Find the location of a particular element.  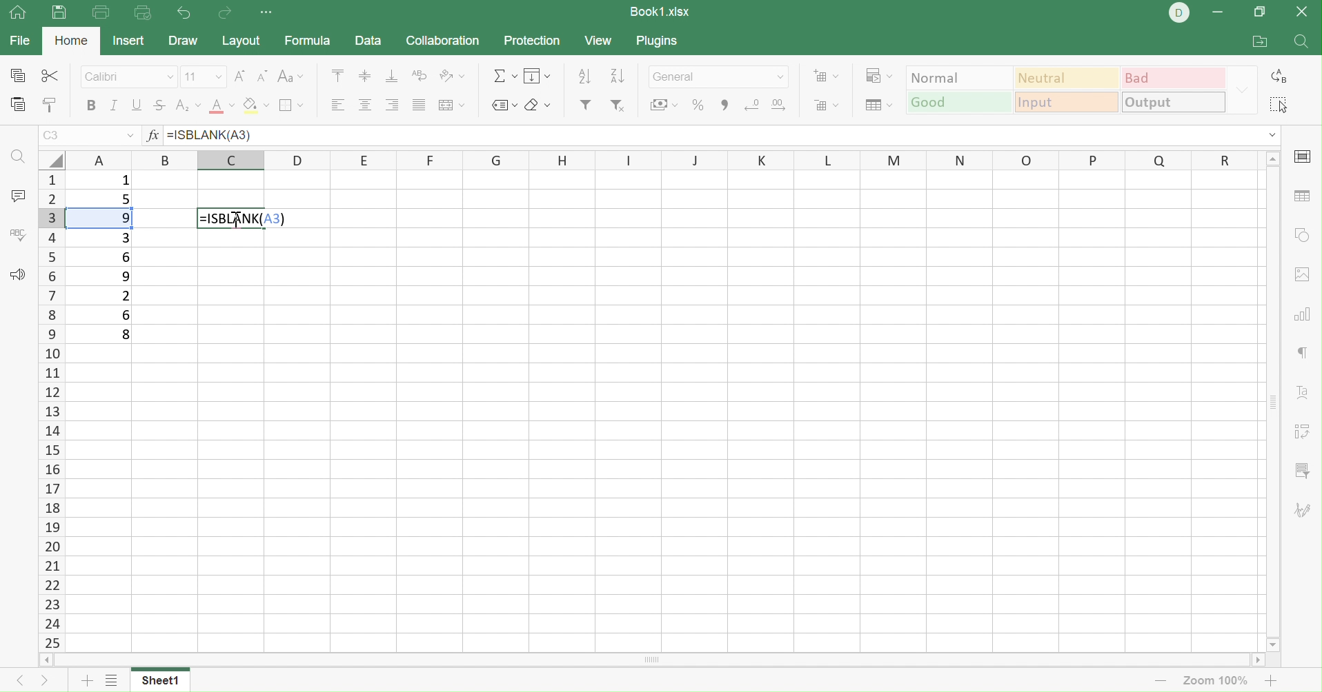

Slide settings is located at coordinates (1304, 156).